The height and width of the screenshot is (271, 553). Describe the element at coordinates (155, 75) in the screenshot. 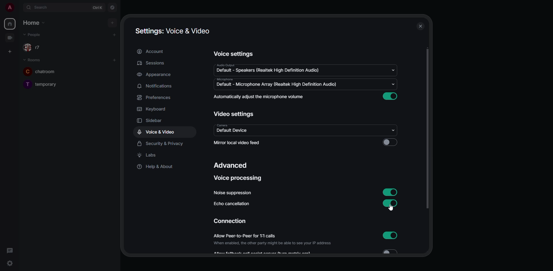

I see `appearance` at that location.